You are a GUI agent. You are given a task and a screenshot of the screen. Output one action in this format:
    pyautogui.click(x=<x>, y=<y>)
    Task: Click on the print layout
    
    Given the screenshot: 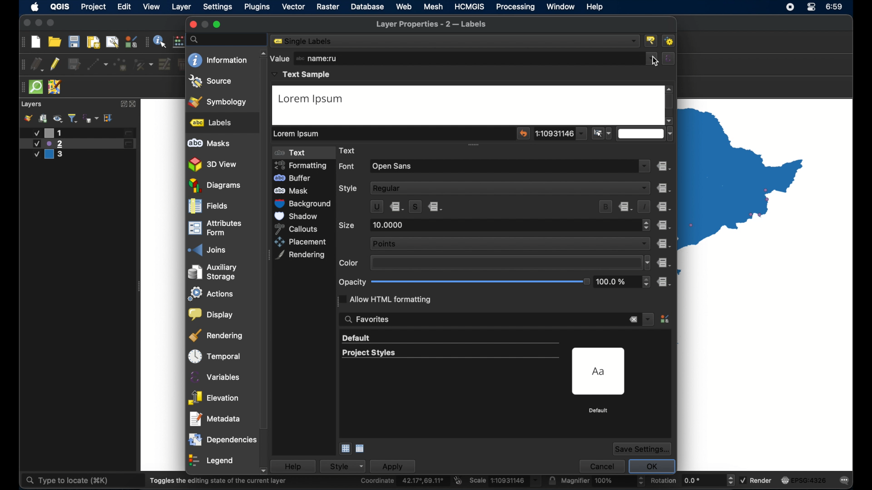 What is the action you would take?
    pyautogui.click(x=94, y=43)
    